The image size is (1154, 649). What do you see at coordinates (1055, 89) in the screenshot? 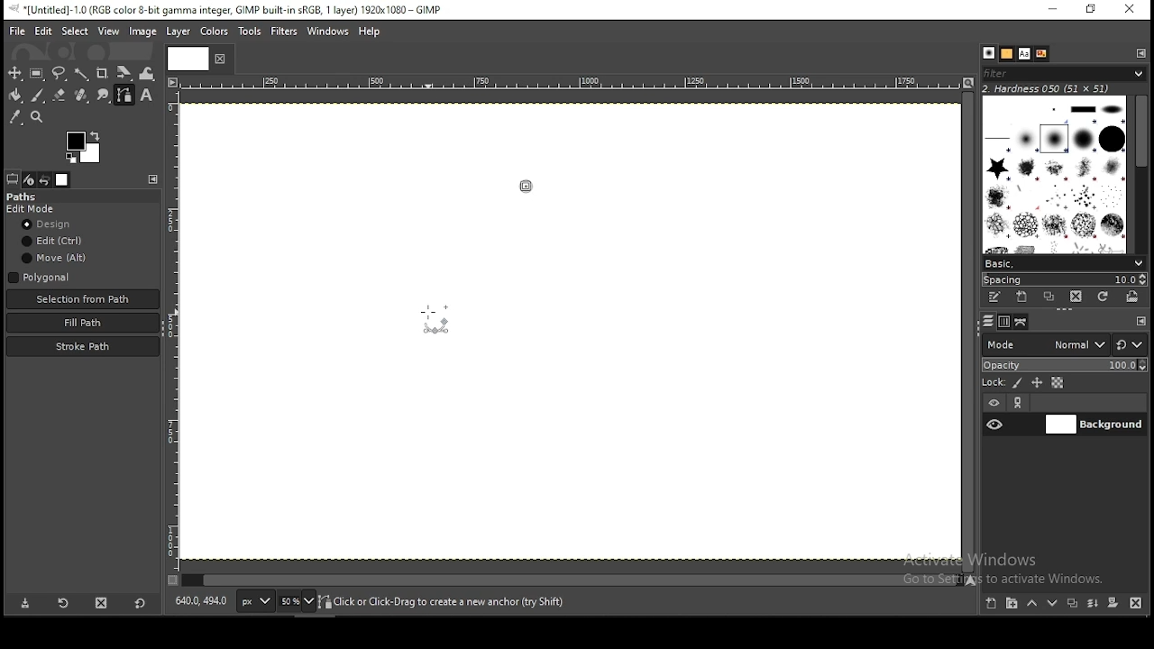
I see `2. hardness 050 (51x51)` at bounding box center [1055, 89].